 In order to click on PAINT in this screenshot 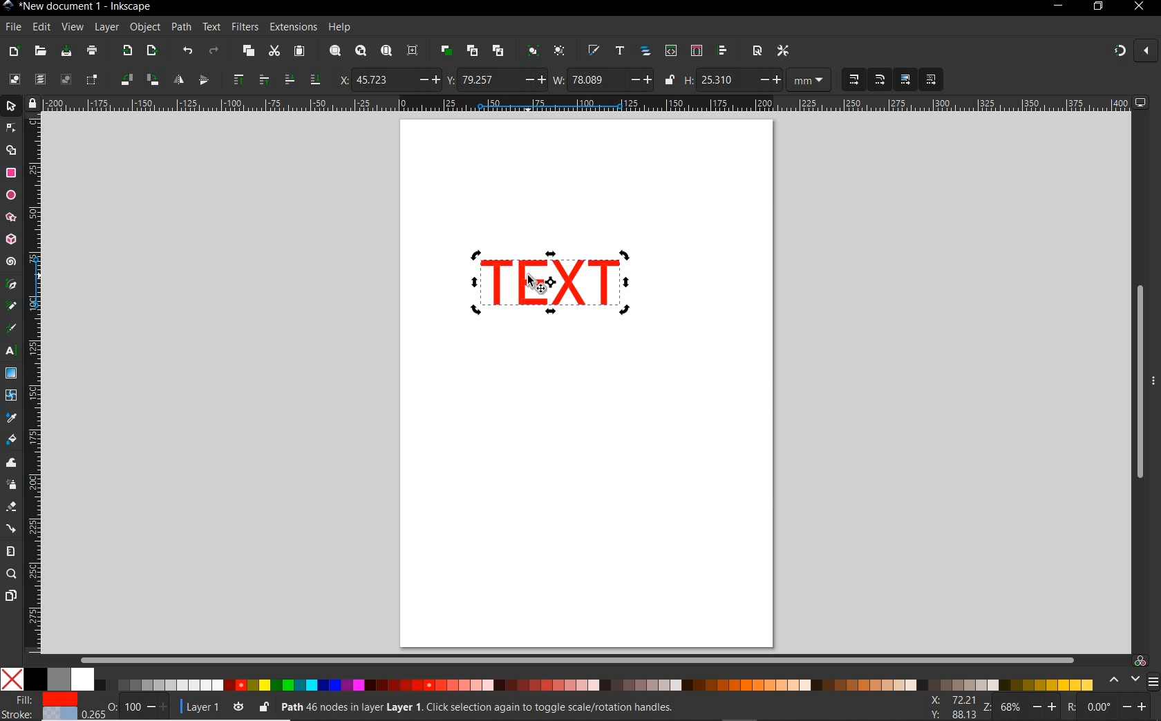, I will do `click(92, 52)`.